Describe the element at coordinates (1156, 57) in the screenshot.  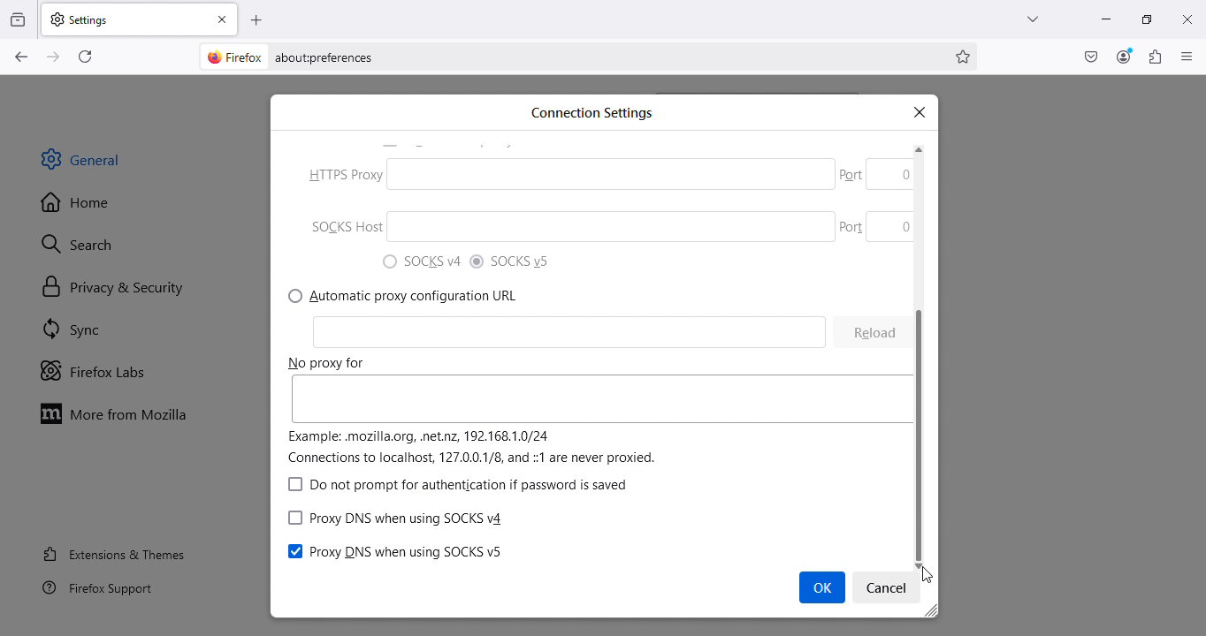
I see `Extensions` at that location.